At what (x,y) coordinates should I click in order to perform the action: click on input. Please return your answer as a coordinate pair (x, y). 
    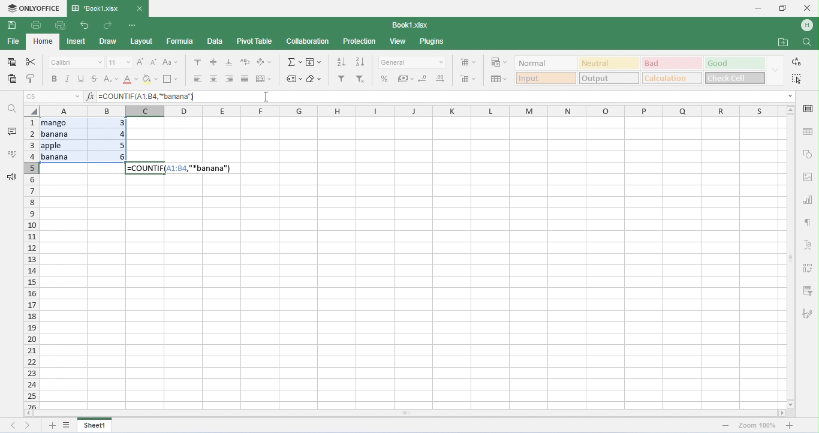
    Looking at the image, I should click on (546, 79).